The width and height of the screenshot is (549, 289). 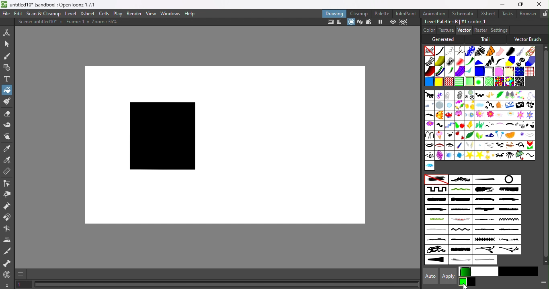 What do you see at coordinates (459, 135) in the screenshot?
I see `ladybird` at bounding box center [459, 135].